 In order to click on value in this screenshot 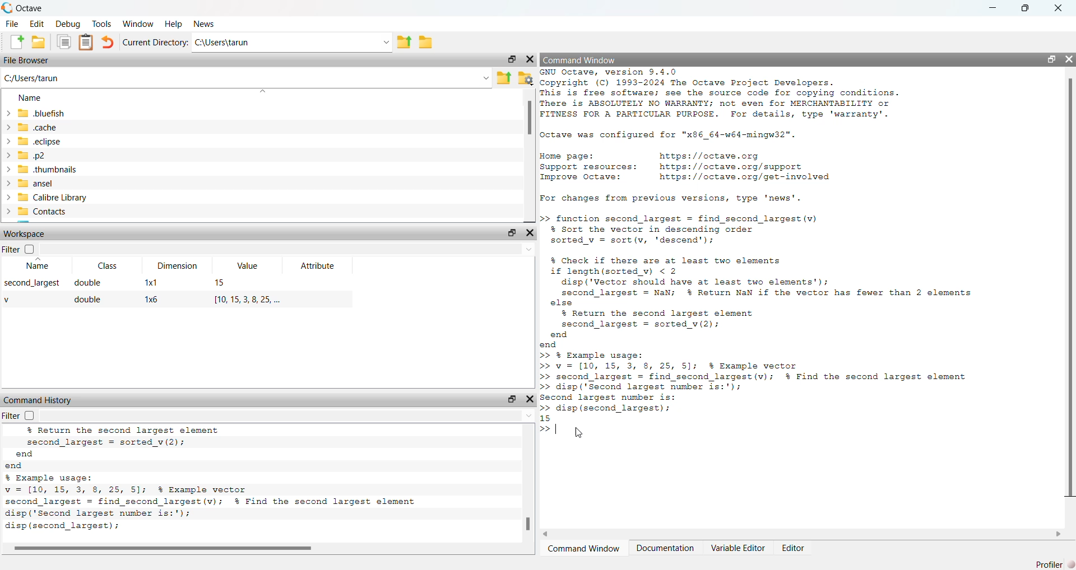, I will do `click(248, 268)`.